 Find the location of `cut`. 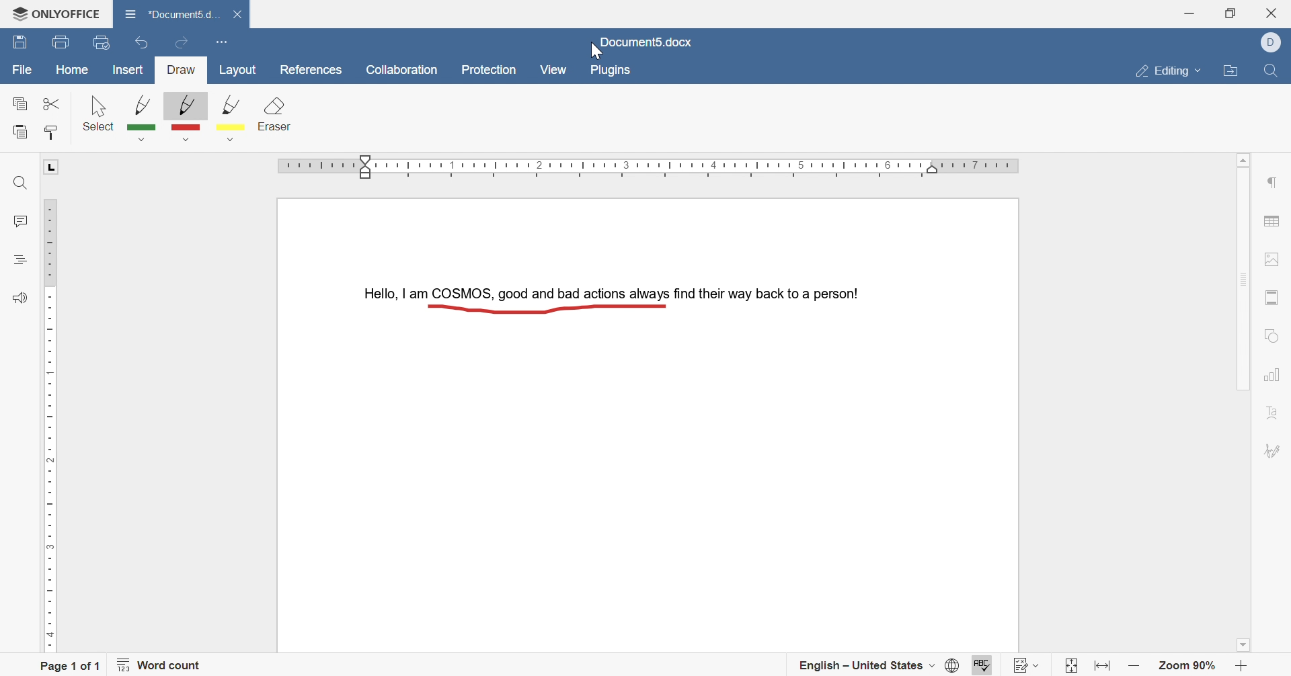

cut is located at coordinates (48, 103).